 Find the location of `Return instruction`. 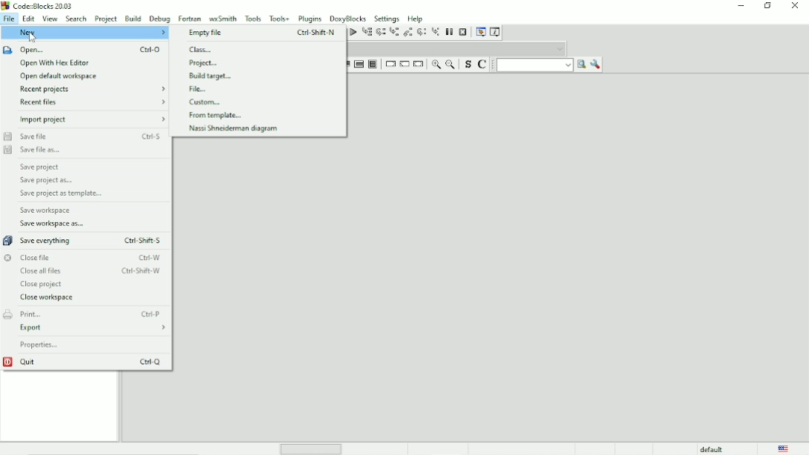

Return instruction is located at coordinates (419, 64).